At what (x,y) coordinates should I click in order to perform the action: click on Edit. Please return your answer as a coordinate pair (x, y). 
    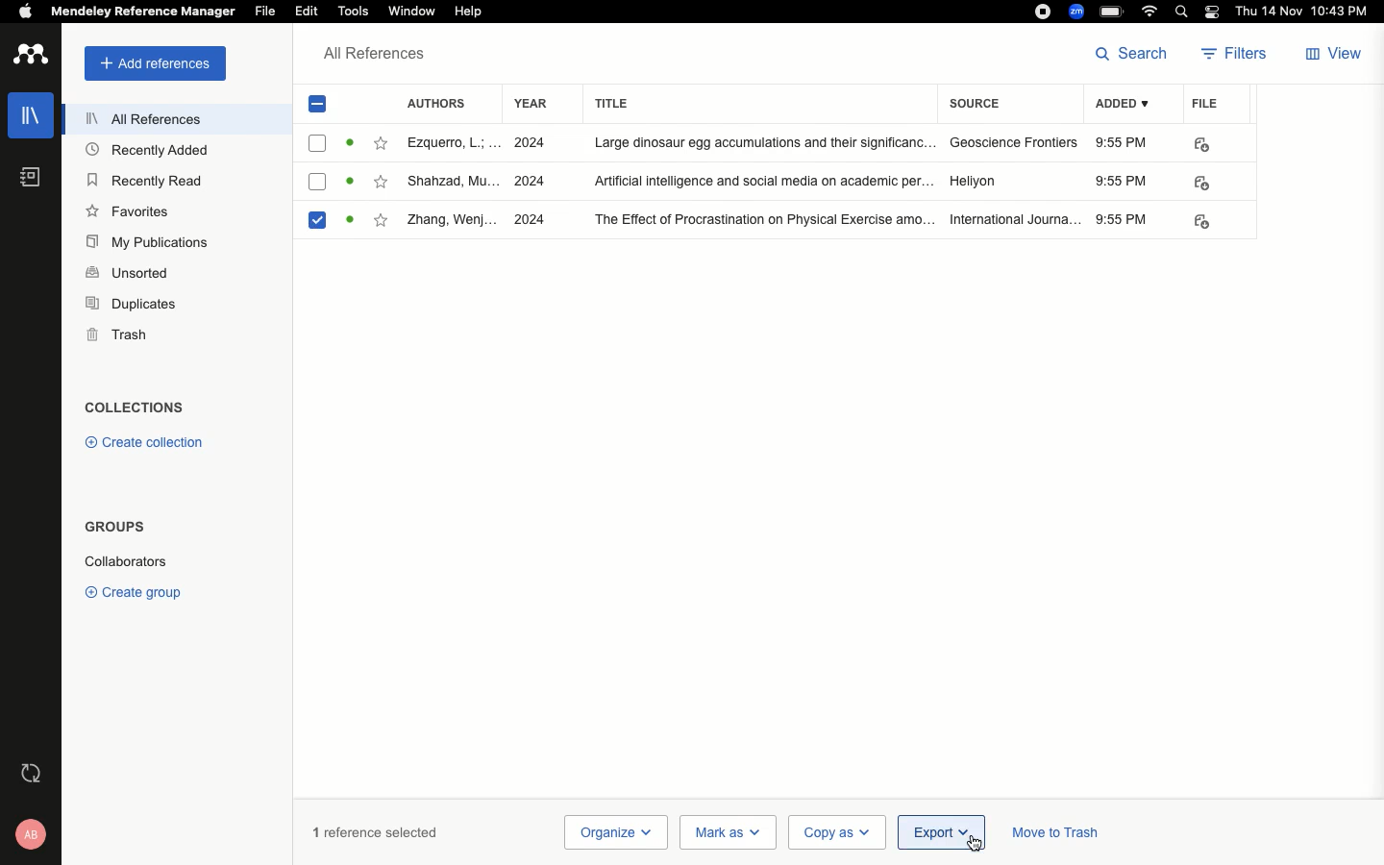
    Looking at the image, I should click on (308, 12).